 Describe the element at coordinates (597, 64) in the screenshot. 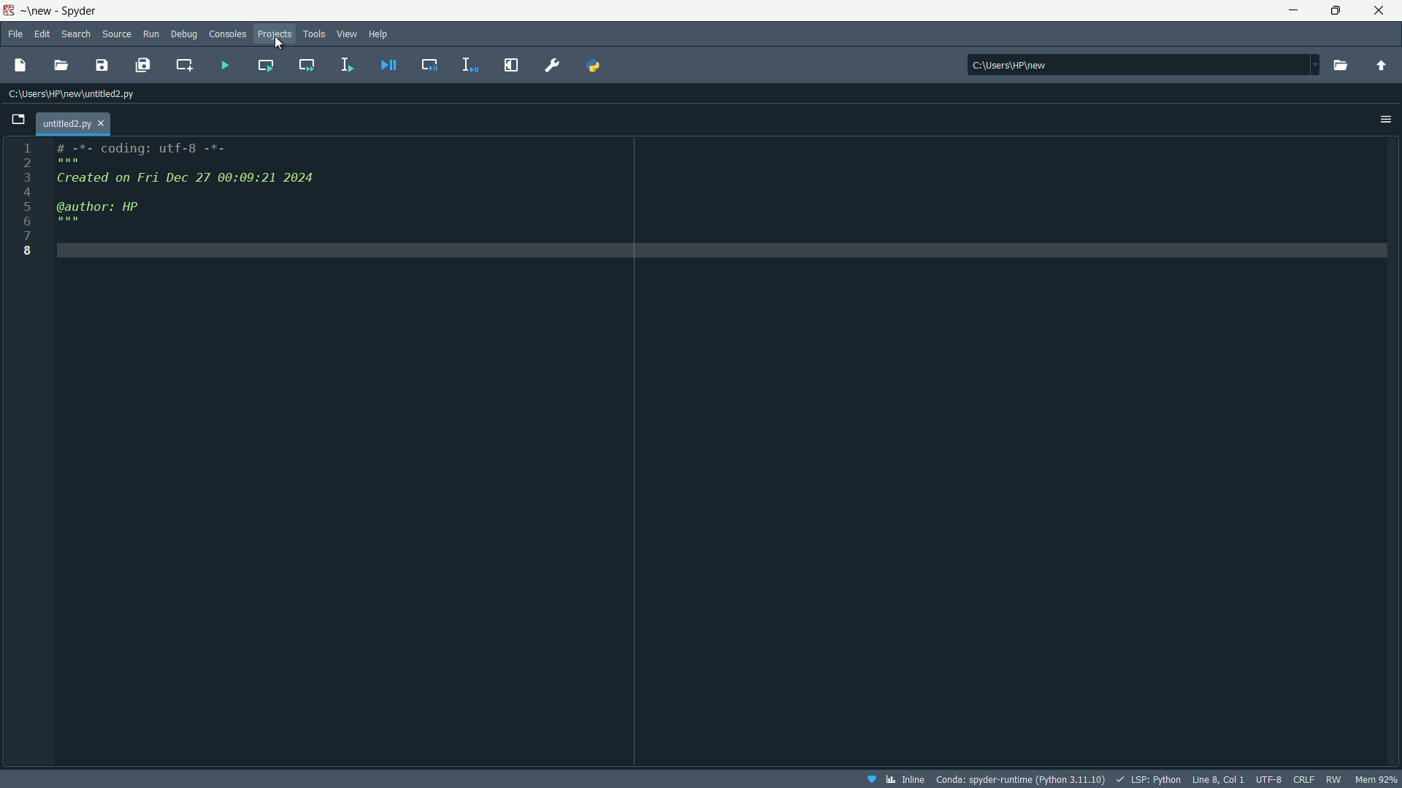

I see `python path manager` at that location.